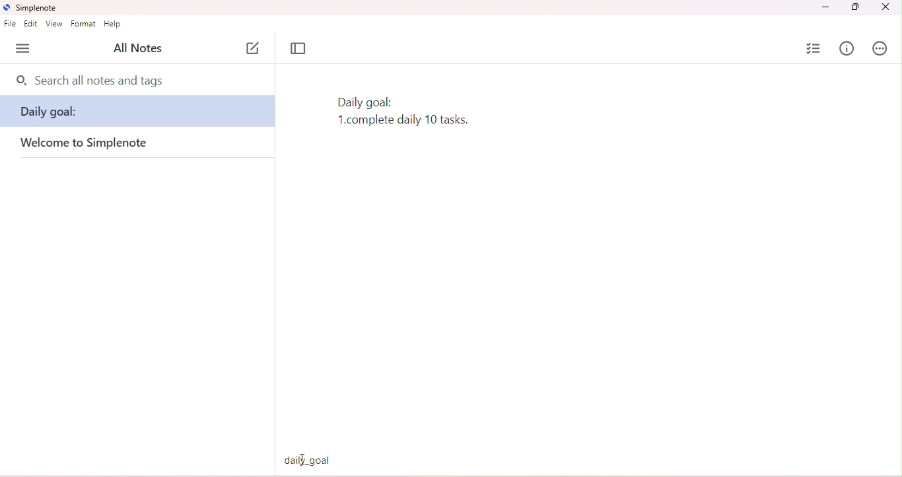  What do you see at coordinates (304, 459) in the screenshot?
I see `typing cursor` at bounding box center [304, 459].